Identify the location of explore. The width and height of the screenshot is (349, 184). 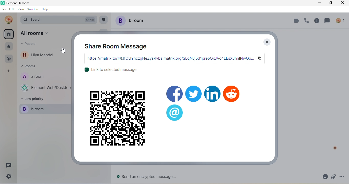
(104, 20).